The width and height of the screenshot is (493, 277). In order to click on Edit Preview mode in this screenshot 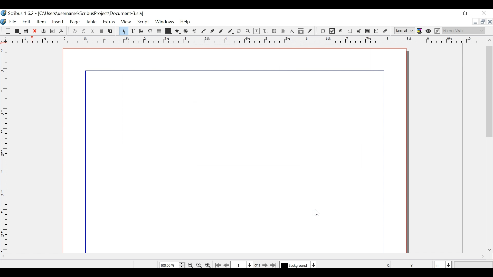, I will do `click(438, 31)`.